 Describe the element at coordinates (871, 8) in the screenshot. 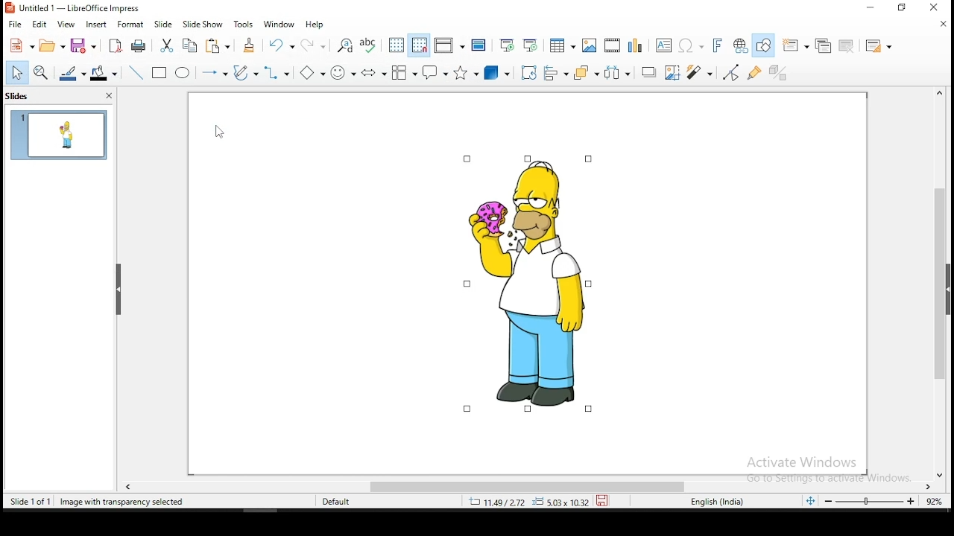

I see `minimize` at that location.